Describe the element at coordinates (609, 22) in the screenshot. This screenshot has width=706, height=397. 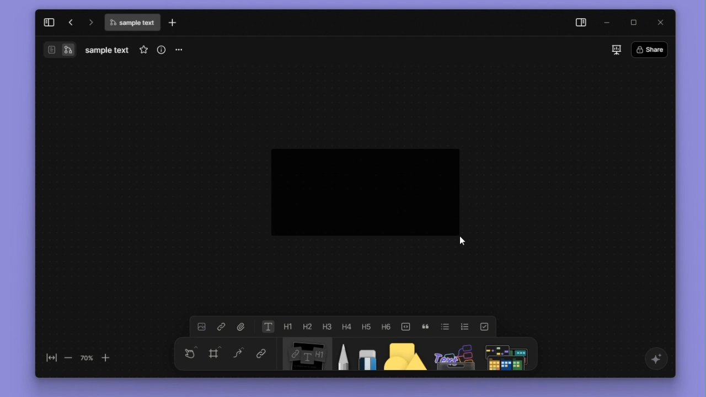
I see `minimize` at that location.